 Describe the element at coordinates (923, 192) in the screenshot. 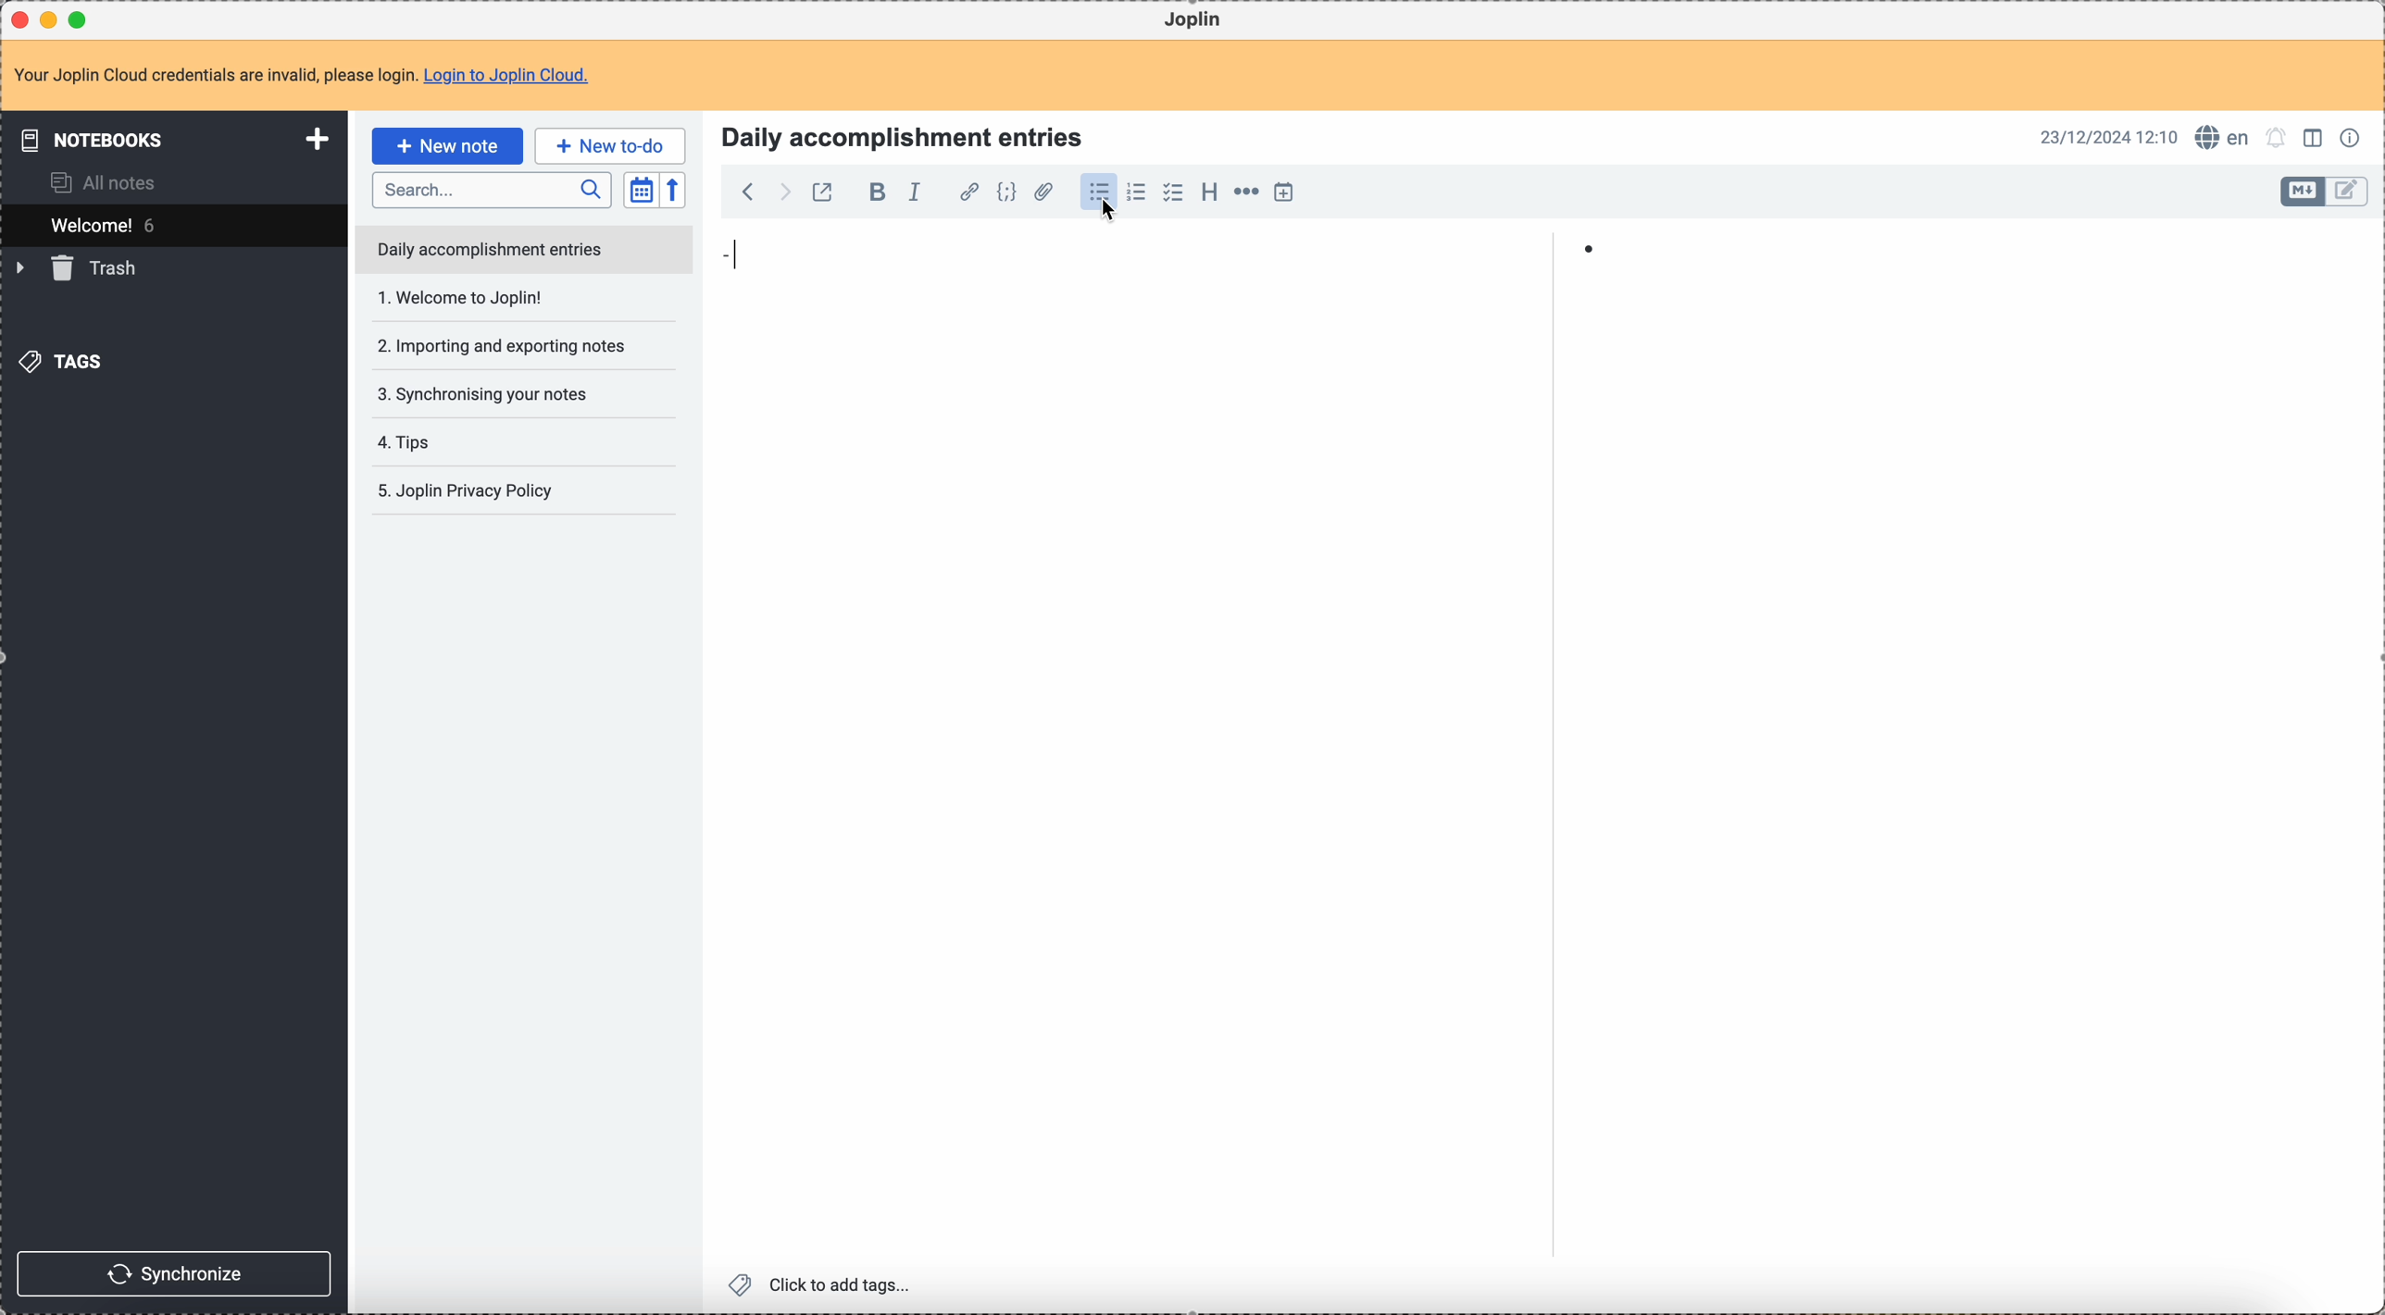

I see `italic` at that location.